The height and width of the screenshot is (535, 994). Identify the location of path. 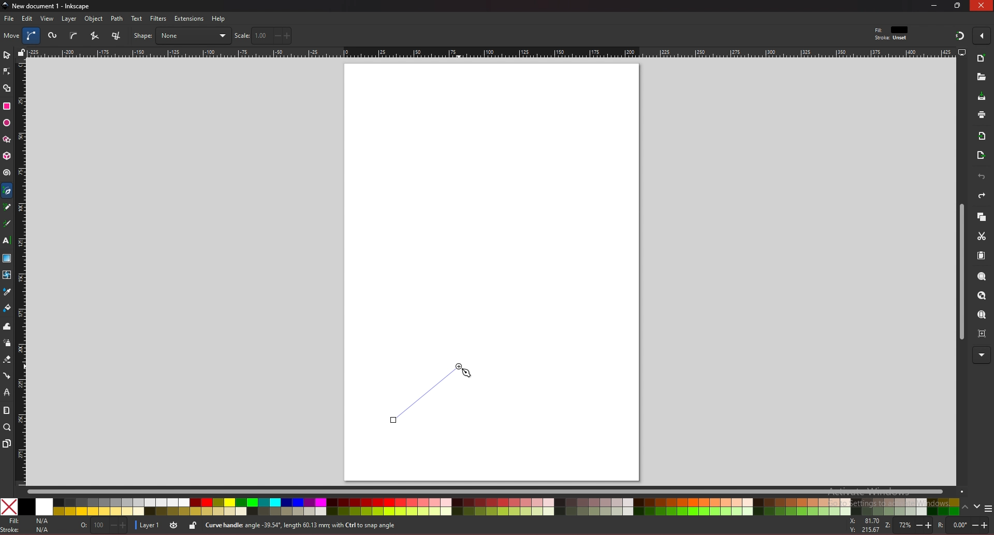
(118, 19).